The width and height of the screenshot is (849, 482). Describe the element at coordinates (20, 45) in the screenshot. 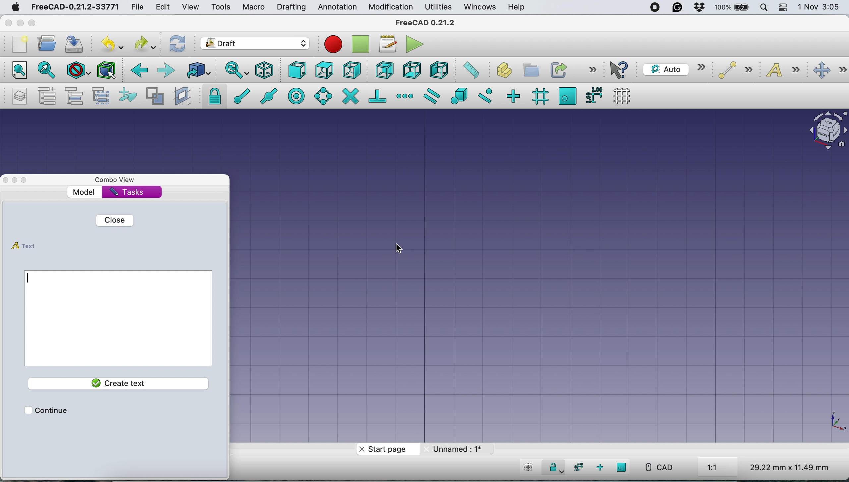

I see `new` at that location.